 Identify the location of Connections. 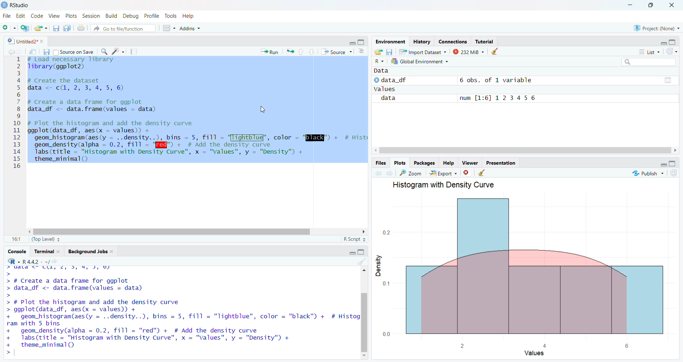
(452, 41).